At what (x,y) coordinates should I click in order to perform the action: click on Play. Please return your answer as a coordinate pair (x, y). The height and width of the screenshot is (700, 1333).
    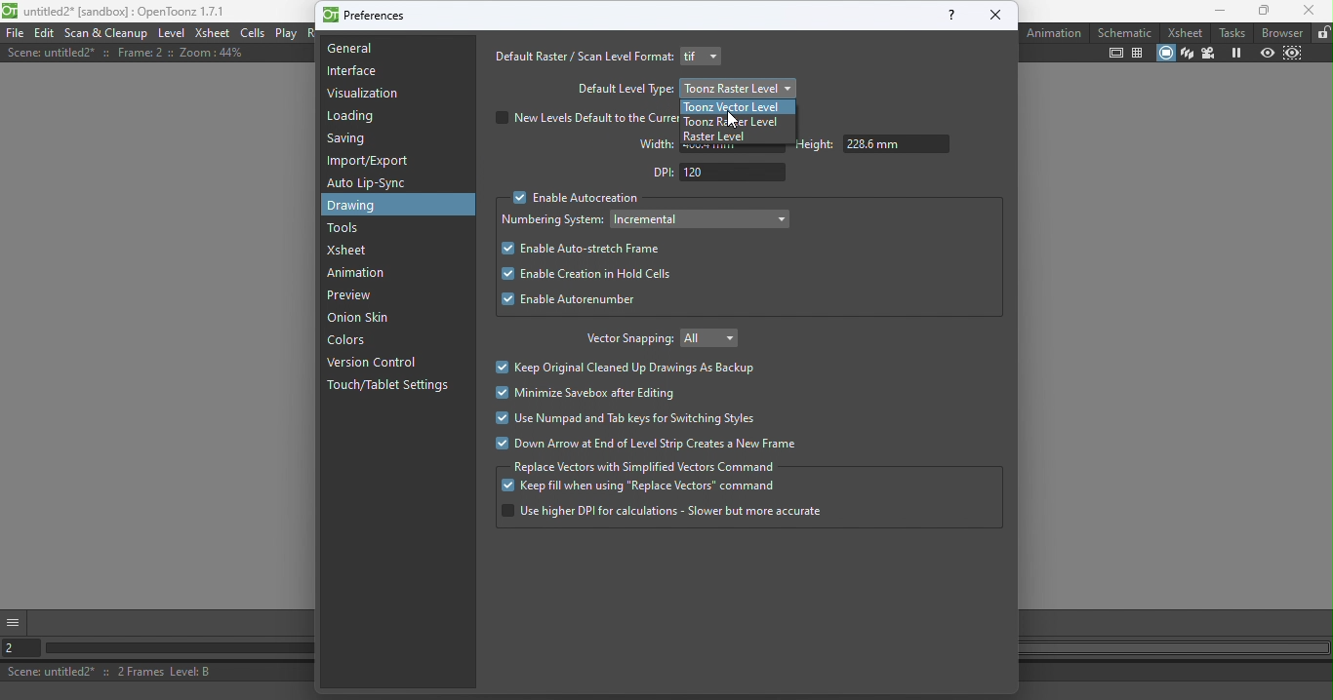
    Looking at the image, I should click on (286, 33).